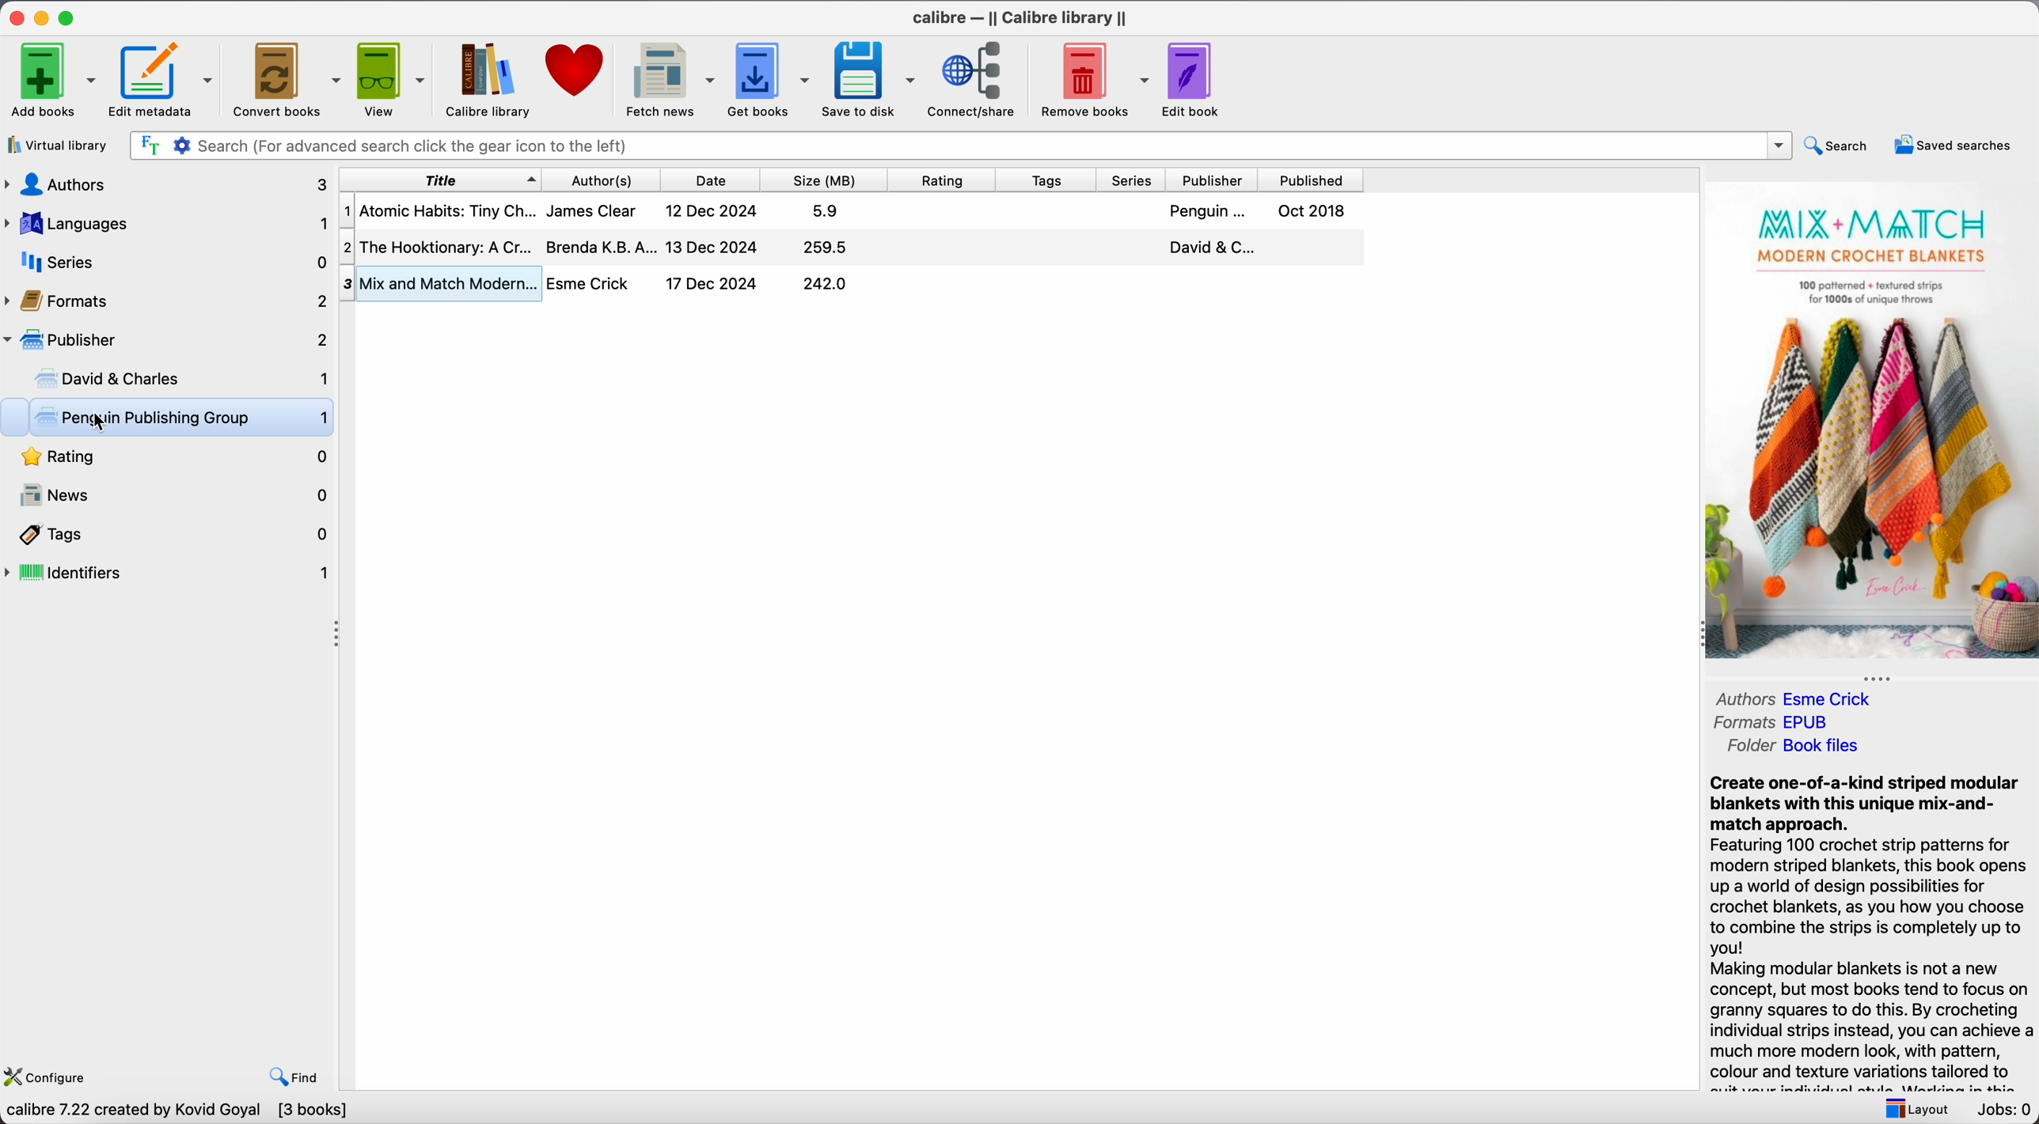  What do you see at coordinates (716, 180) in the screenshot?
I see `date` at bounding box center [716, 180].